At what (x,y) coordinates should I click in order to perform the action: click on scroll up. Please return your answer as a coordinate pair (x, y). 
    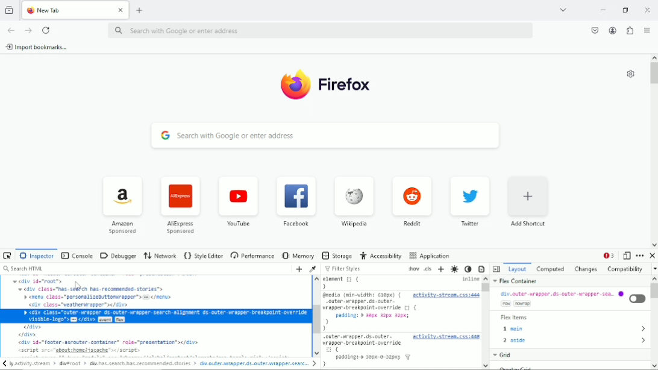
    Looking at the image, I should click on (486, 279).